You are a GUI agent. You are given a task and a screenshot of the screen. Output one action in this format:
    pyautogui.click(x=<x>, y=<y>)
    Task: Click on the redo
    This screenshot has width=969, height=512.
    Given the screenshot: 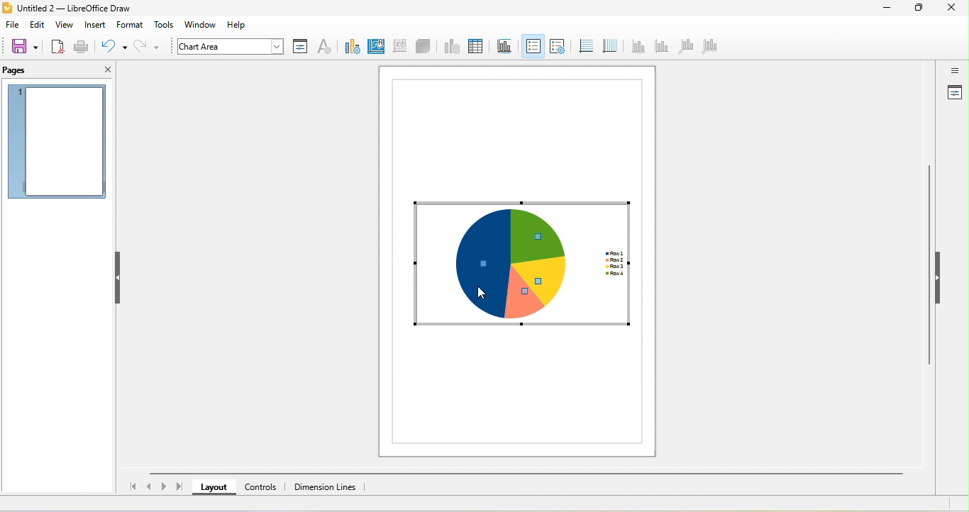 What is the action you would take?
    pyautogui.click(x=149, y=47)
    